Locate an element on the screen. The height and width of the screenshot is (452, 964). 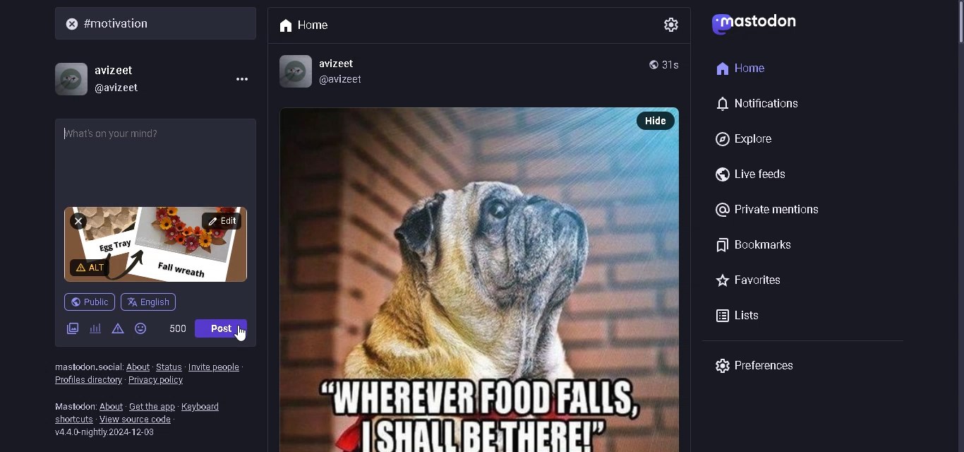
HOME TAB is located at coordinates (310, 23).